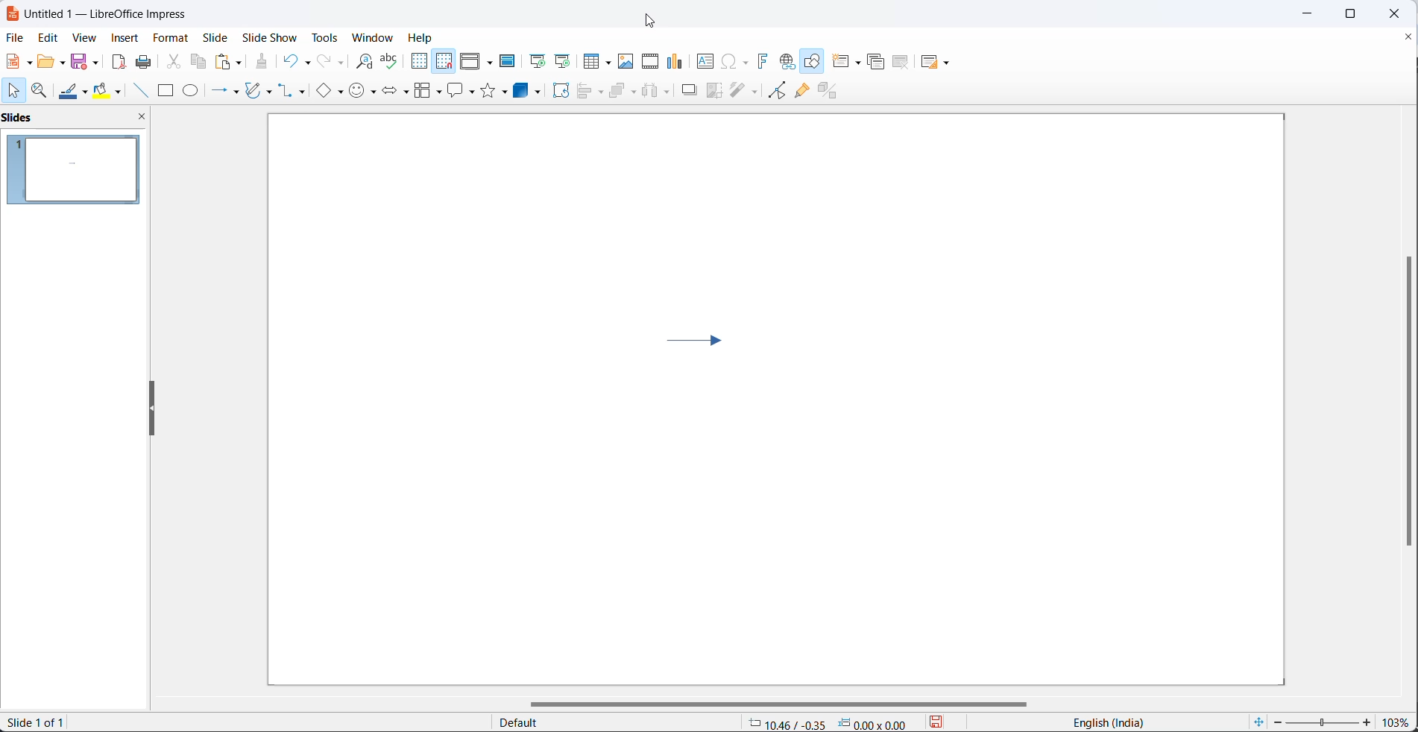  What do you see at coordinates (149, 409) in the screenshot?
I see `reszie` at bounding box center [149, 409].